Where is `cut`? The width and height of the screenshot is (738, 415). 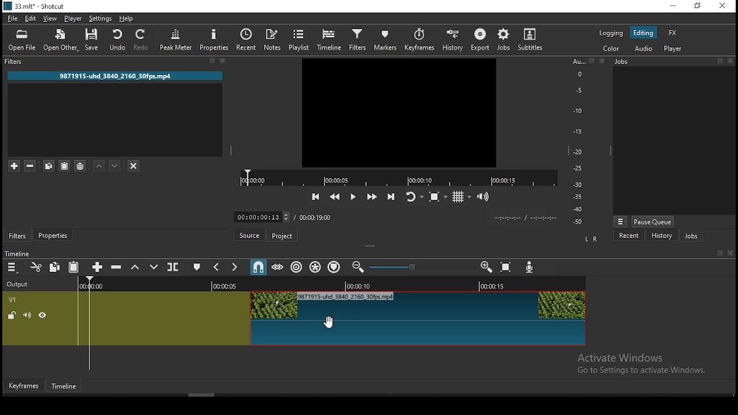 cut is located at coordinates (35, 267).